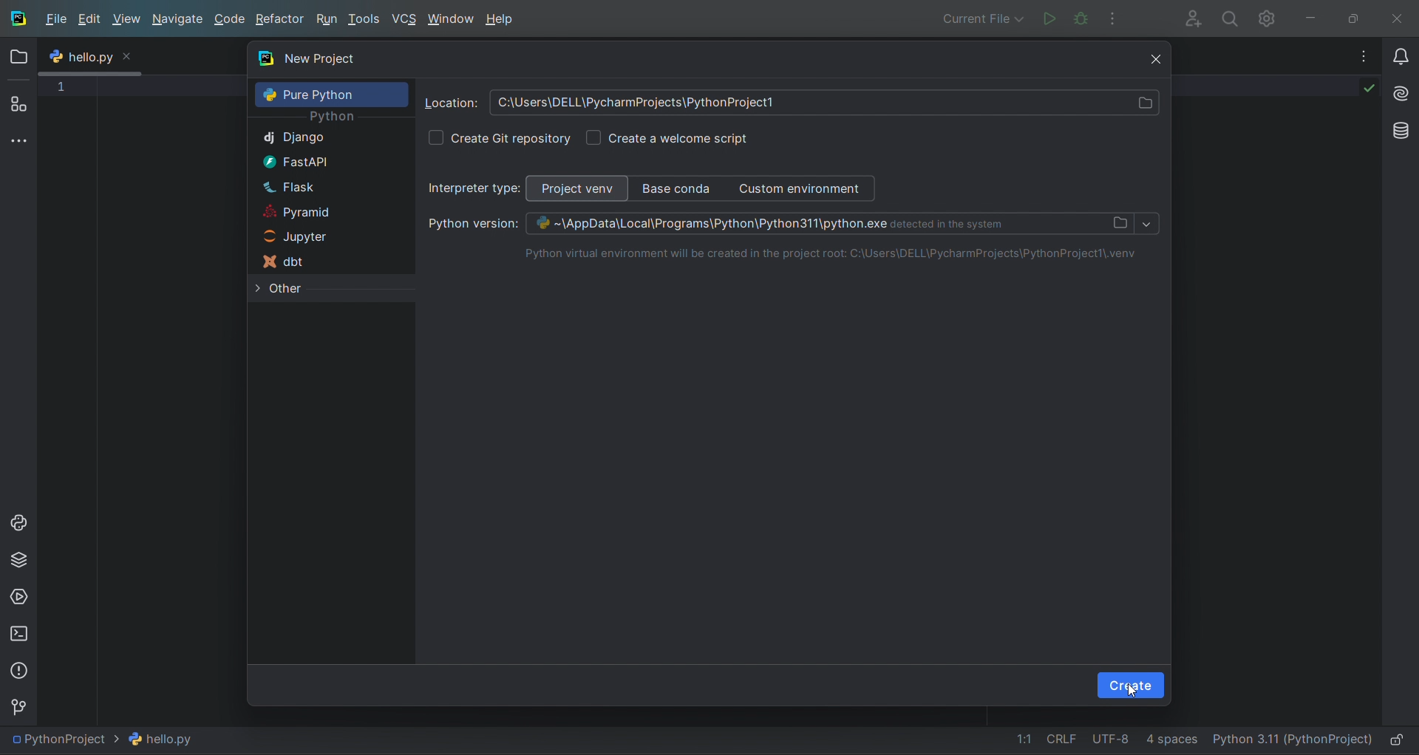  I want to click on database, so click(1398, 129).